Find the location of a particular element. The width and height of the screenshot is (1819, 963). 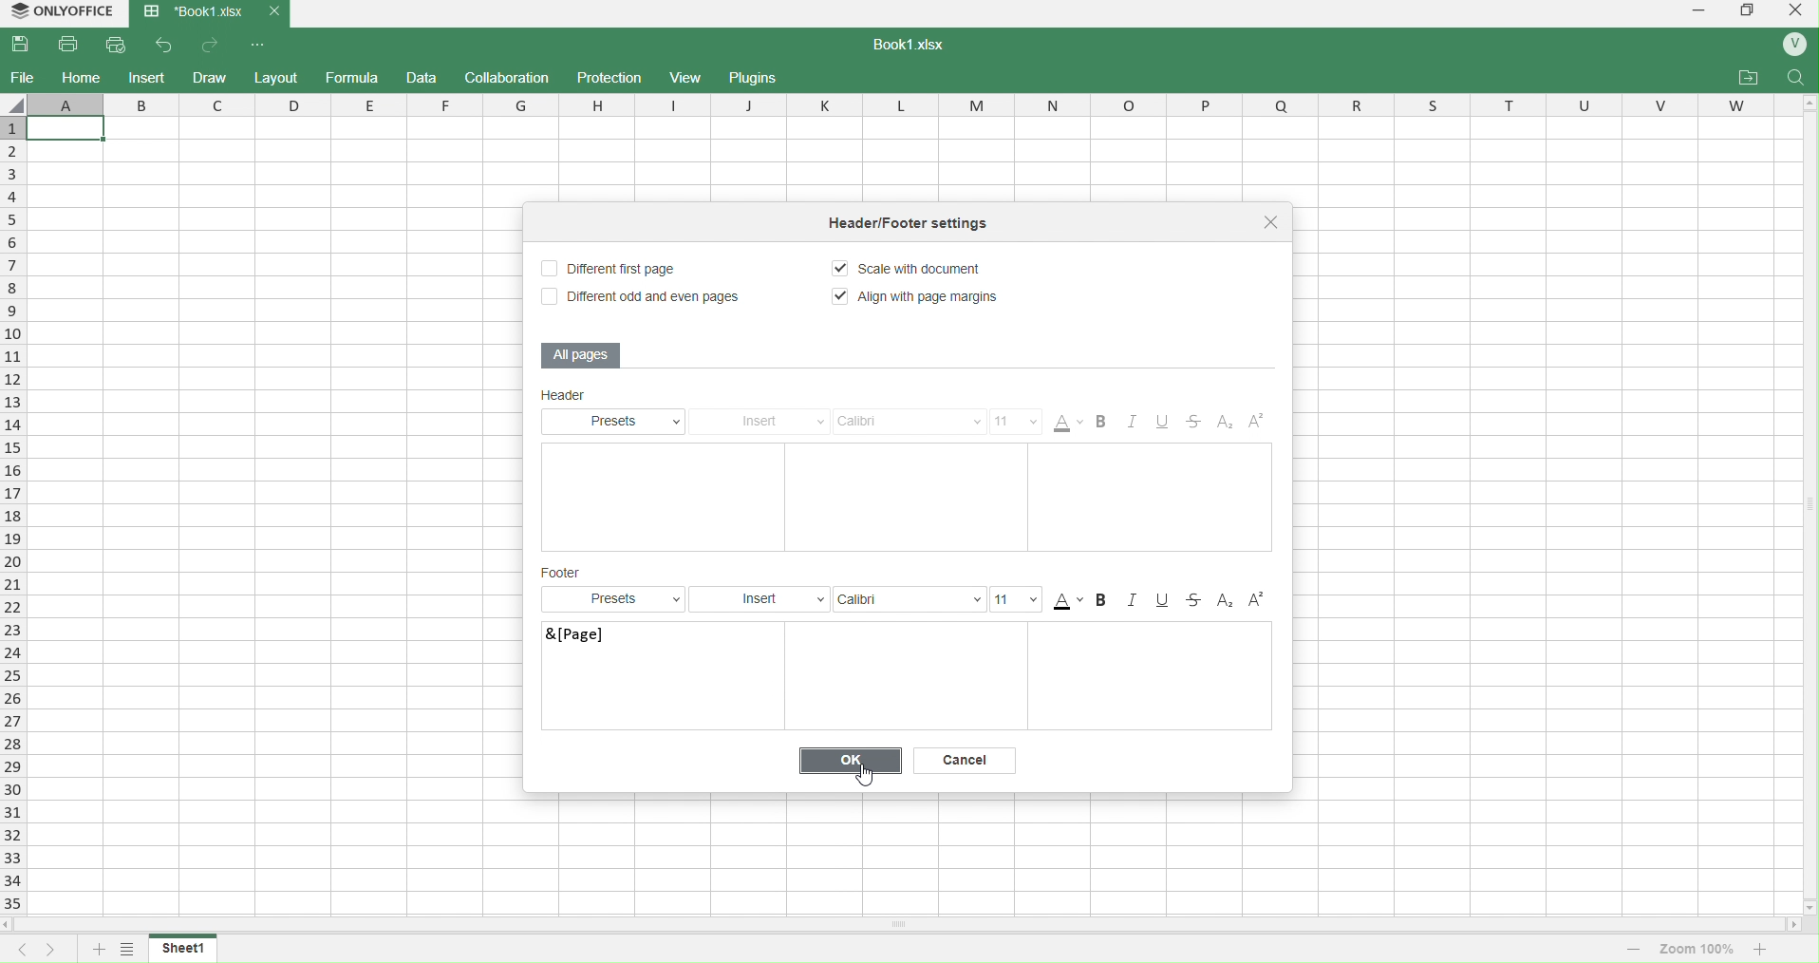

Presets is located at coordinates (619, 421).